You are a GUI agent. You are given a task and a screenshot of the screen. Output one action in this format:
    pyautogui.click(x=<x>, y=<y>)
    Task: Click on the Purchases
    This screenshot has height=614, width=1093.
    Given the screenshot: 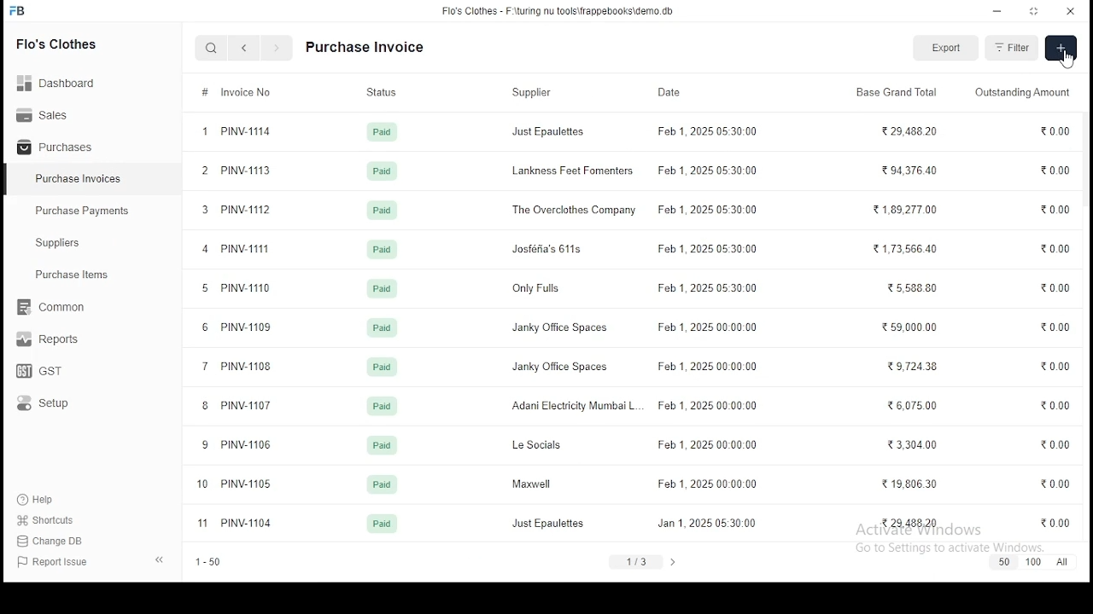 What is the action you would take?
    pyautogui.click(x=56, y=148)
    